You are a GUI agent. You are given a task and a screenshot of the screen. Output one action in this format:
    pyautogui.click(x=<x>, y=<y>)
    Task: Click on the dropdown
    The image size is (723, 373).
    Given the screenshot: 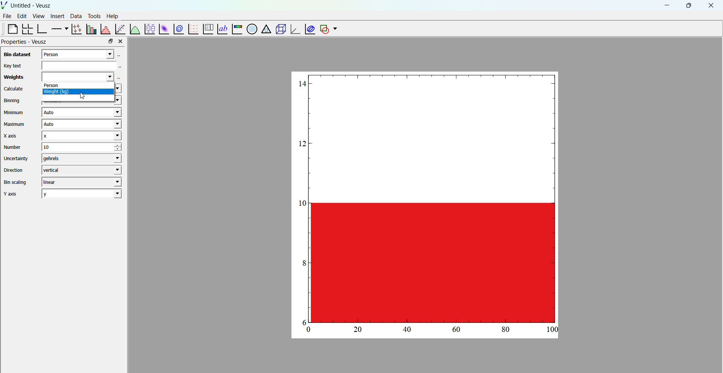 What is the action you would take?
    pyautogui.click(x=335, y=29)
    